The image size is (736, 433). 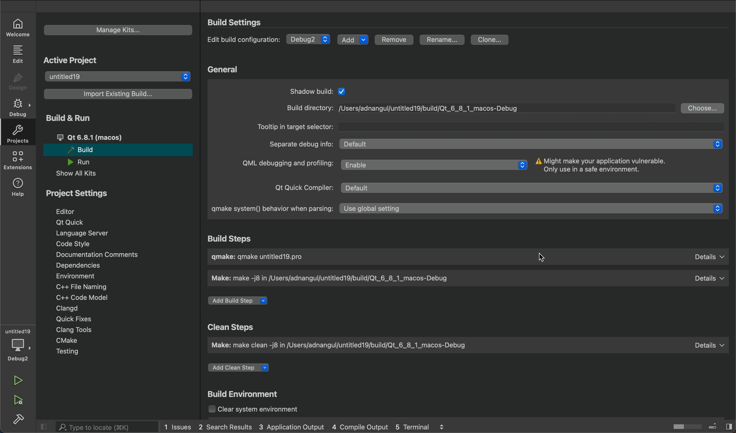 What do you see at coordinates (81, 297) in the screenshot?
I see `c++ code model` at bounding box center [81, 297].